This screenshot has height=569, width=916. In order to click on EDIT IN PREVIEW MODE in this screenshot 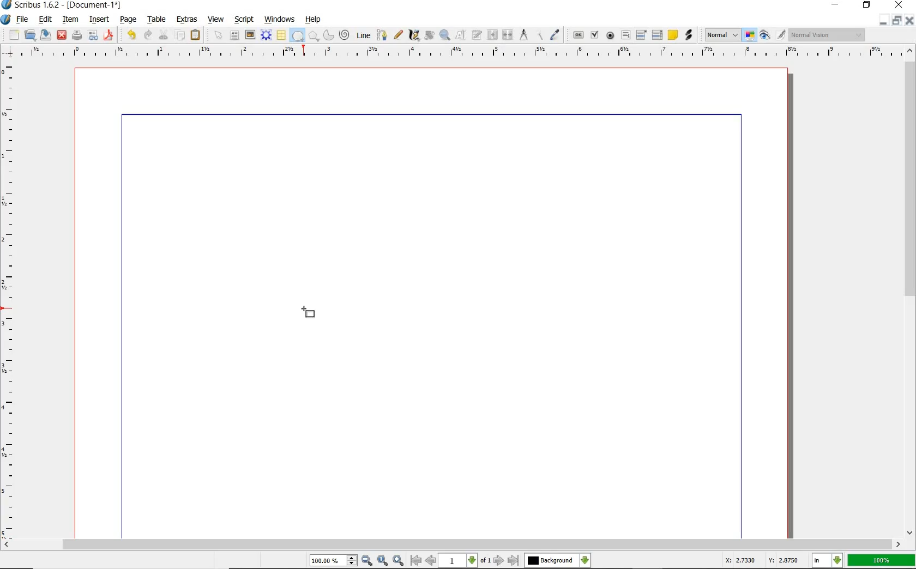, I will do `click(780, 34)`.